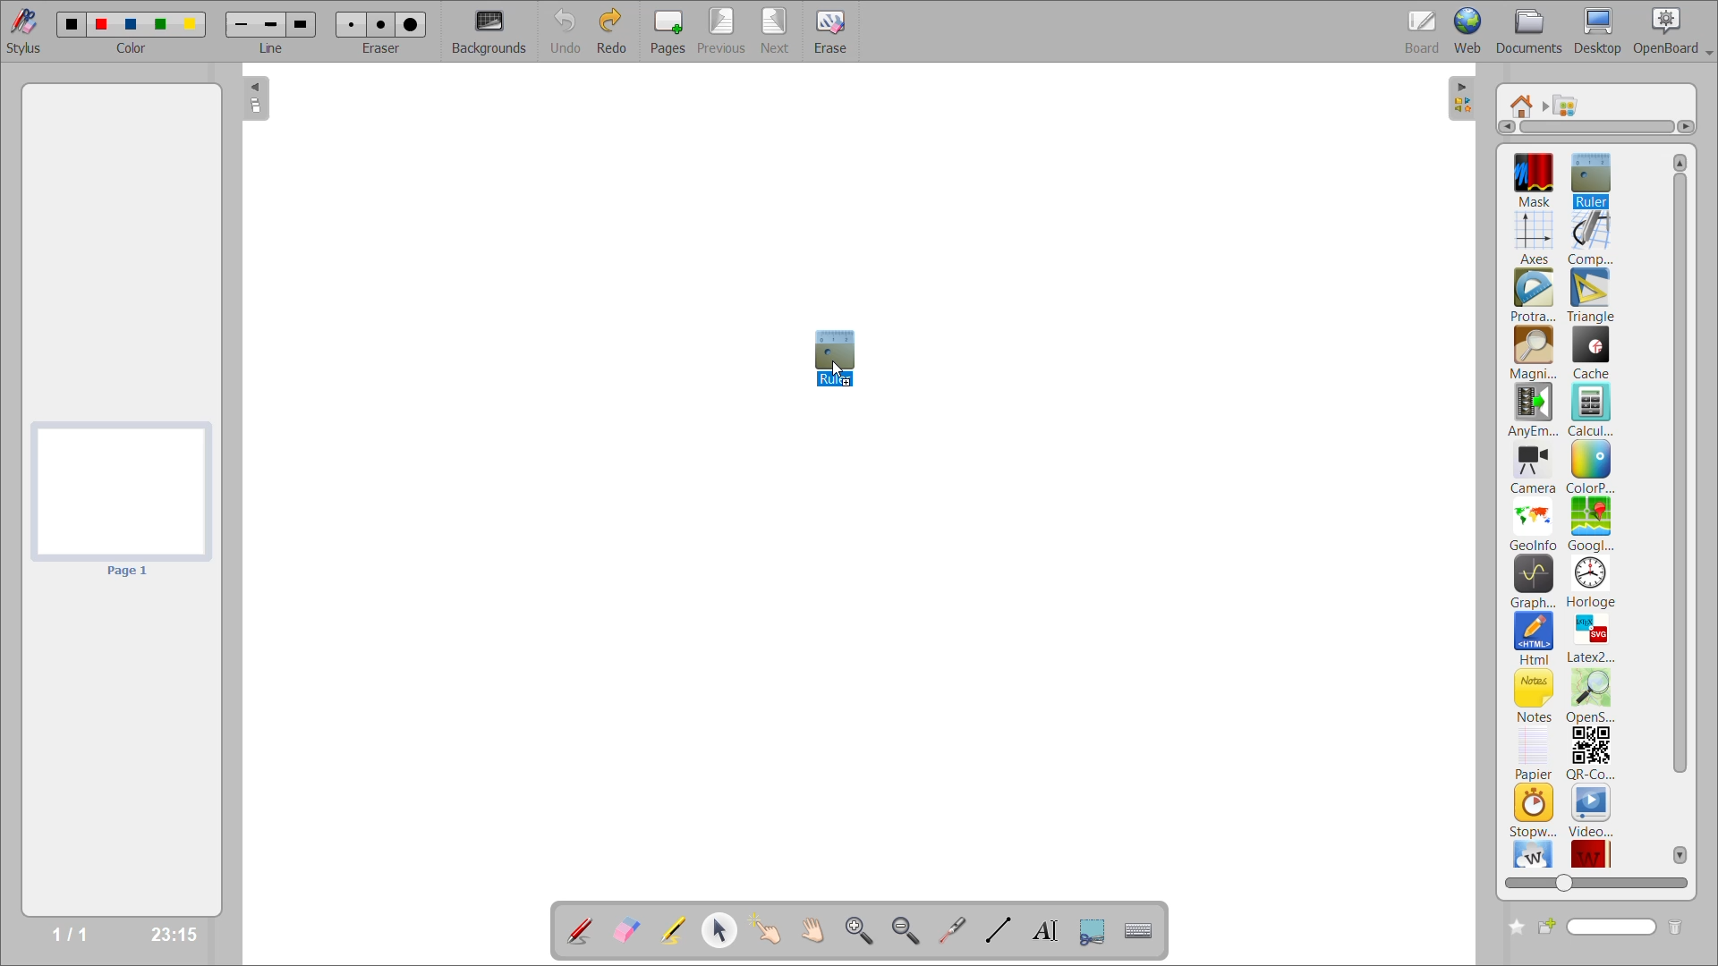 The height and width of the screenshot is (966, 1718). What do you see at coordinates (1597, 128) in the screenshot?
I see `horizontal scroll bar` at bounding box center [1597, 128].